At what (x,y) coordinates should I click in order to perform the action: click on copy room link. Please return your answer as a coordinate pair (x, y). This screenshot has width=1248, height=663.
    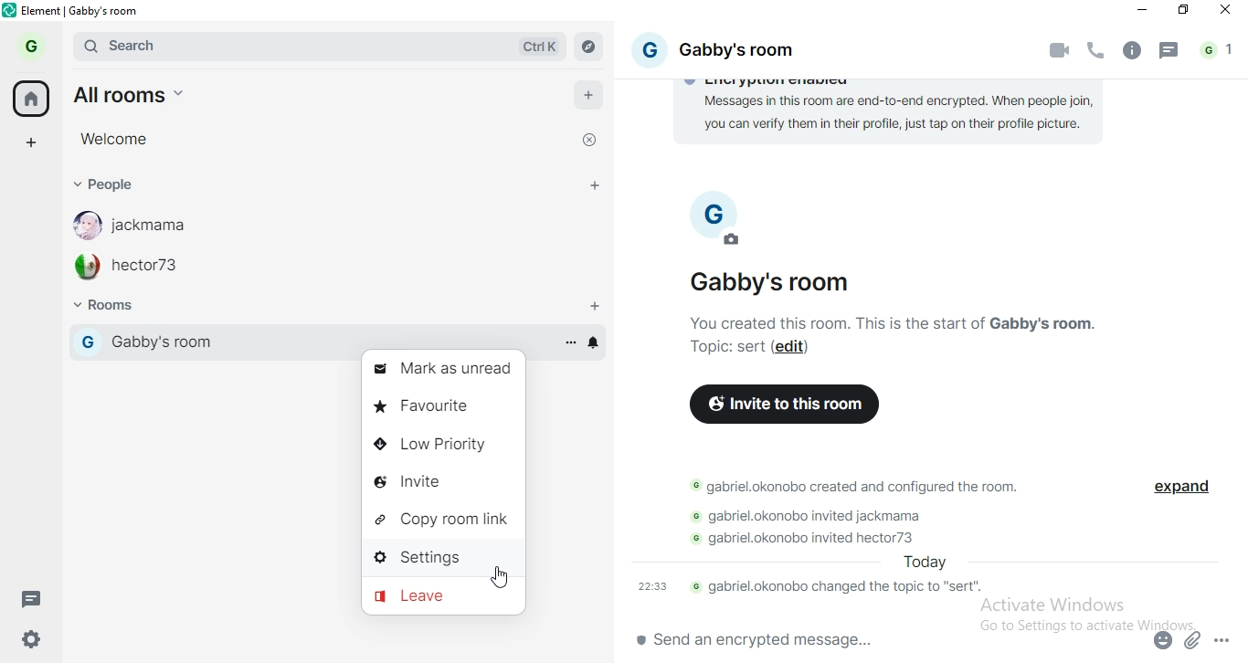
    Looking at the image, I should click on (443, 518).